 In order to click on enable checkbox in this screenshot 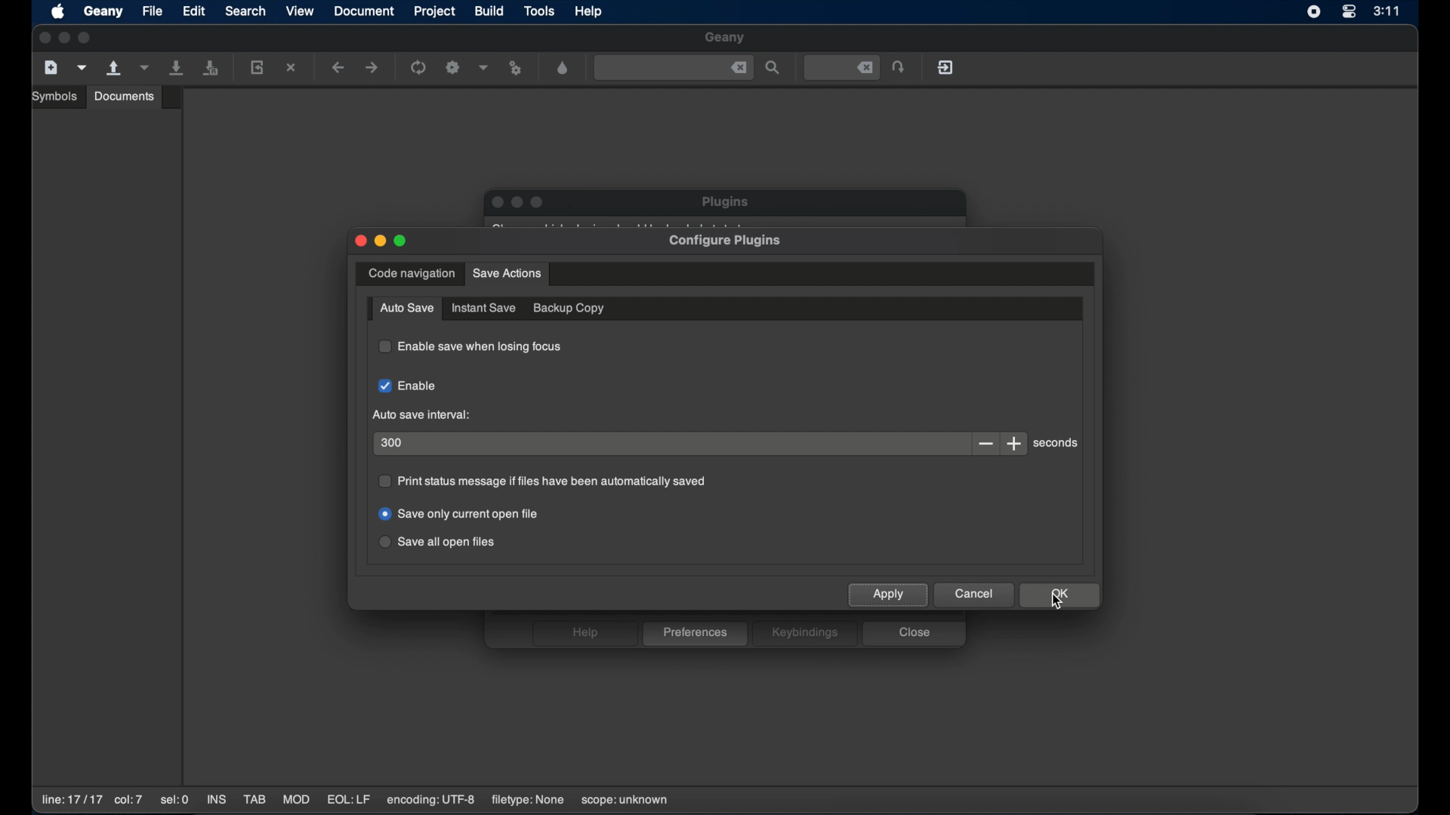, I will do `click(409, 387)`.